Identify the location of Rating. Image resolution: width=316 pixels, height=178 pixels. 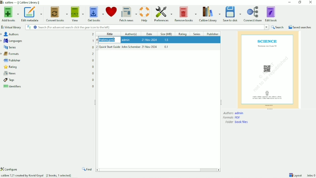
(10, 67).